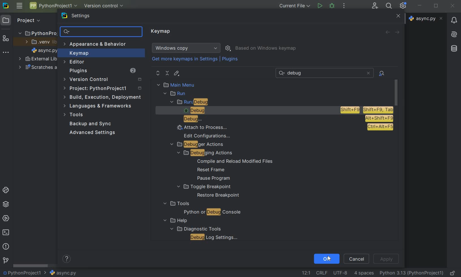 The height and width of the screenshot is (277, 461). Describe the element at coordinates (104, 80) in the screenshot. I see `version control` at that location.